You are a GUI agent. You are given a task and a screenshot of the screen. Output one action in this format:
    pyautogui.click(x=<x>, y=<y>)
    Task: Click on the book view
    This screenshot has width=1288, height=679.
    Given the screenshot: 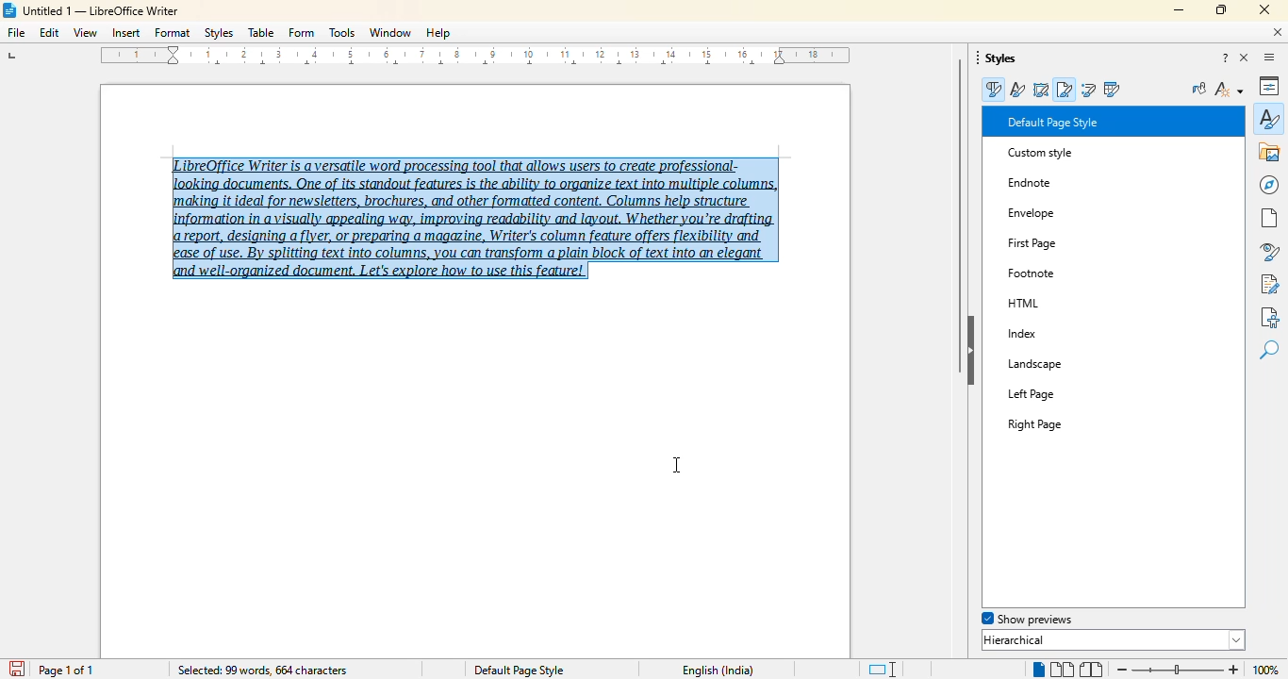 What is the action you would take?
    pyautogui.click(x=1091, y=670)
    